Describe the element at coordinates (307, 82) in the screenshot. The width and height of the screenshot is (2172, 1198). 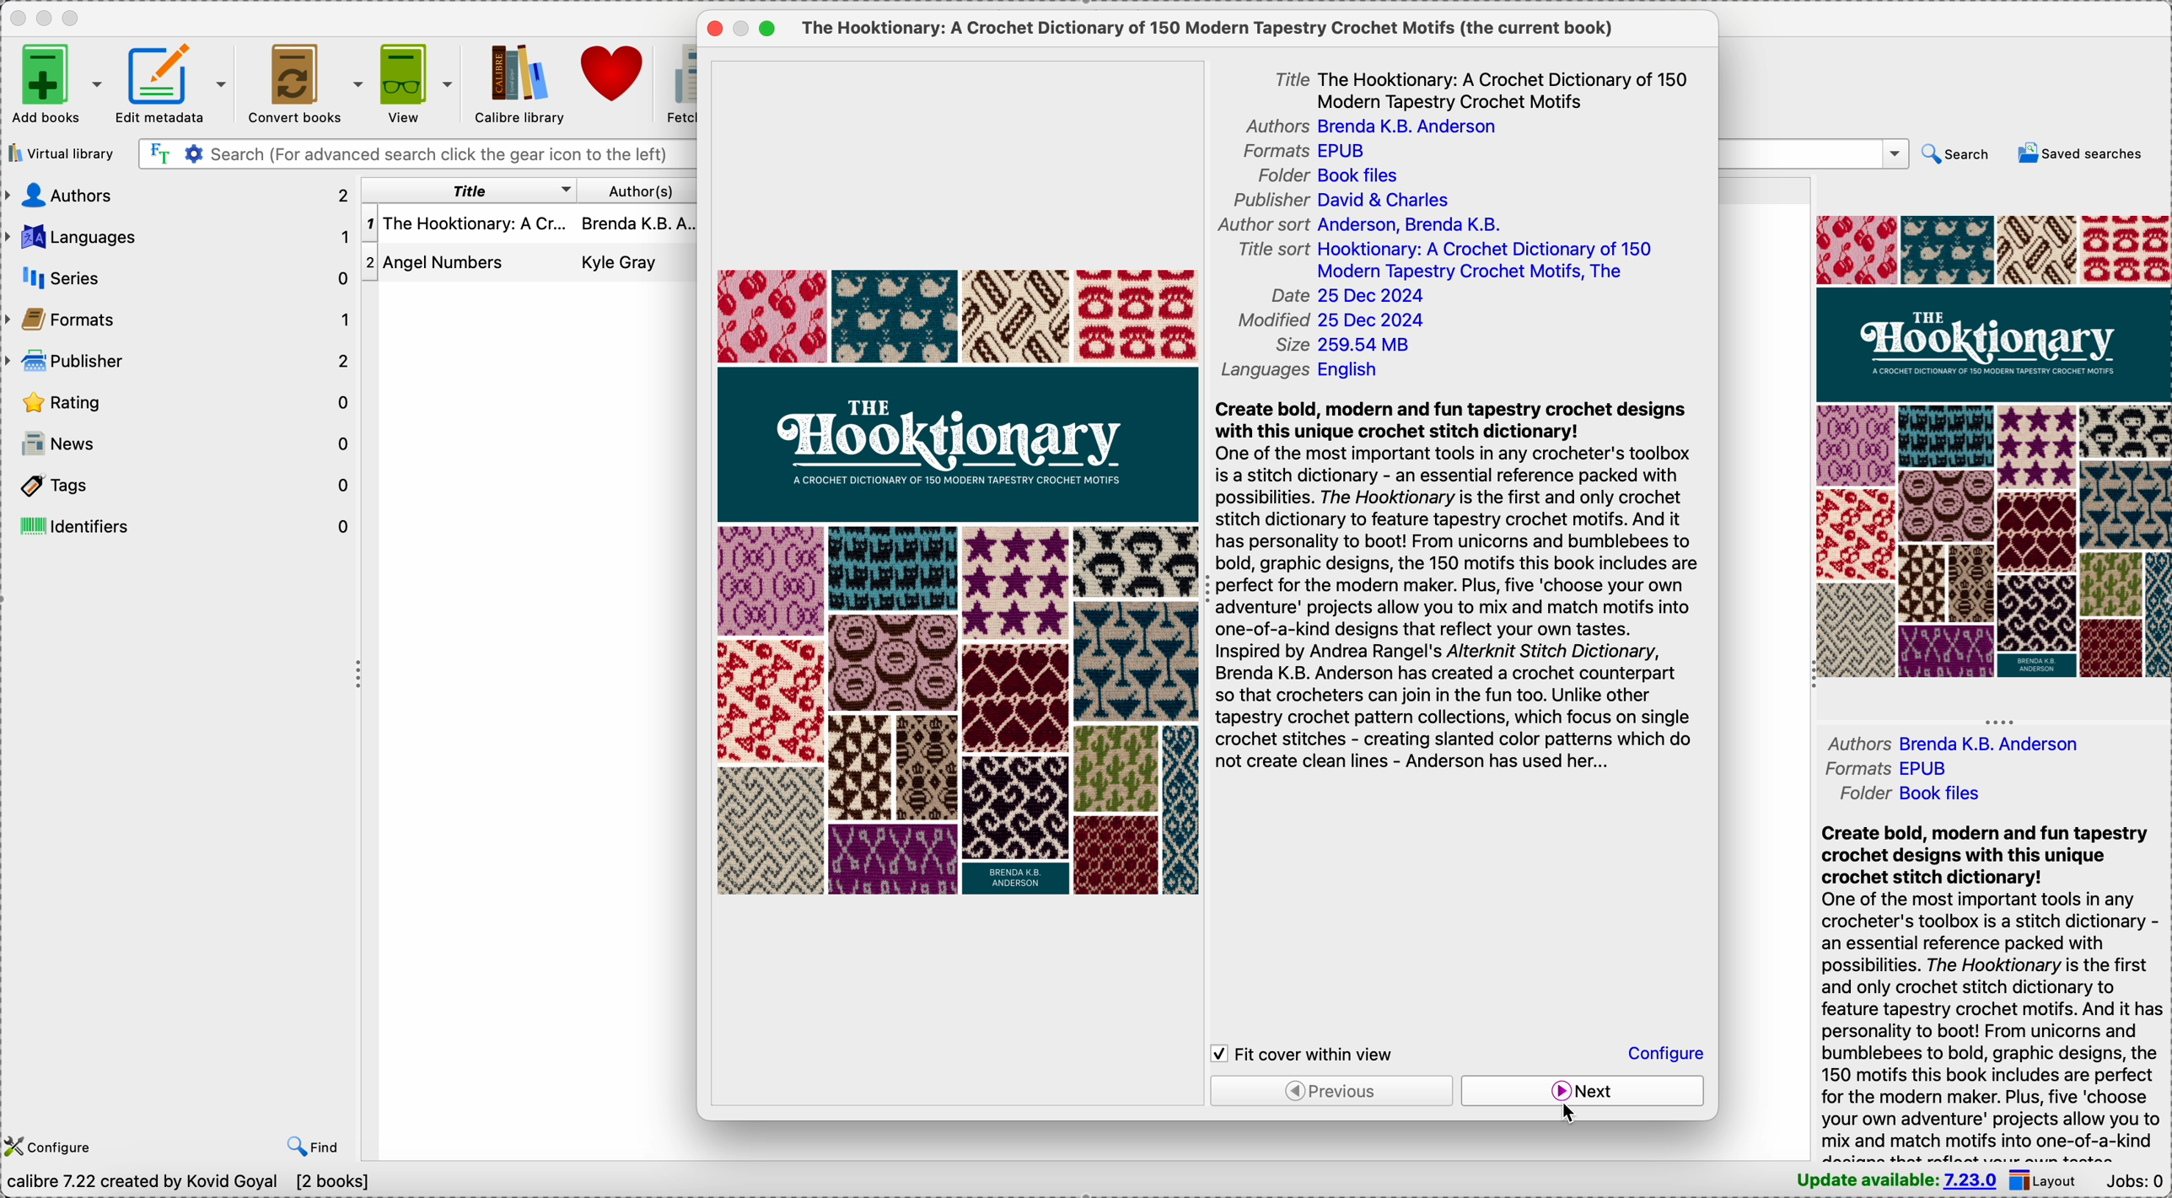
I see `convert books` at that location.